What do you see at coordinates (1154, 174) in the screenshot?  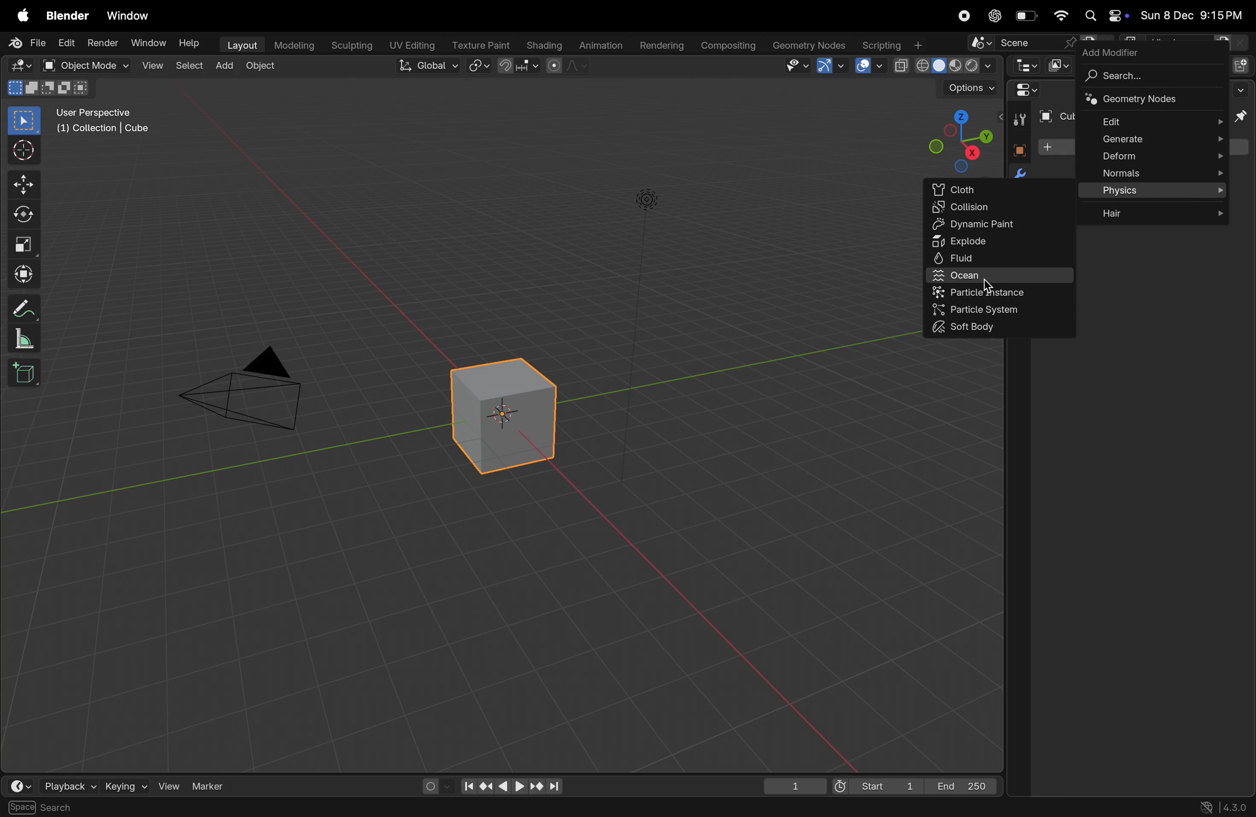 I see `normals` at bounding box center [1154, 174].